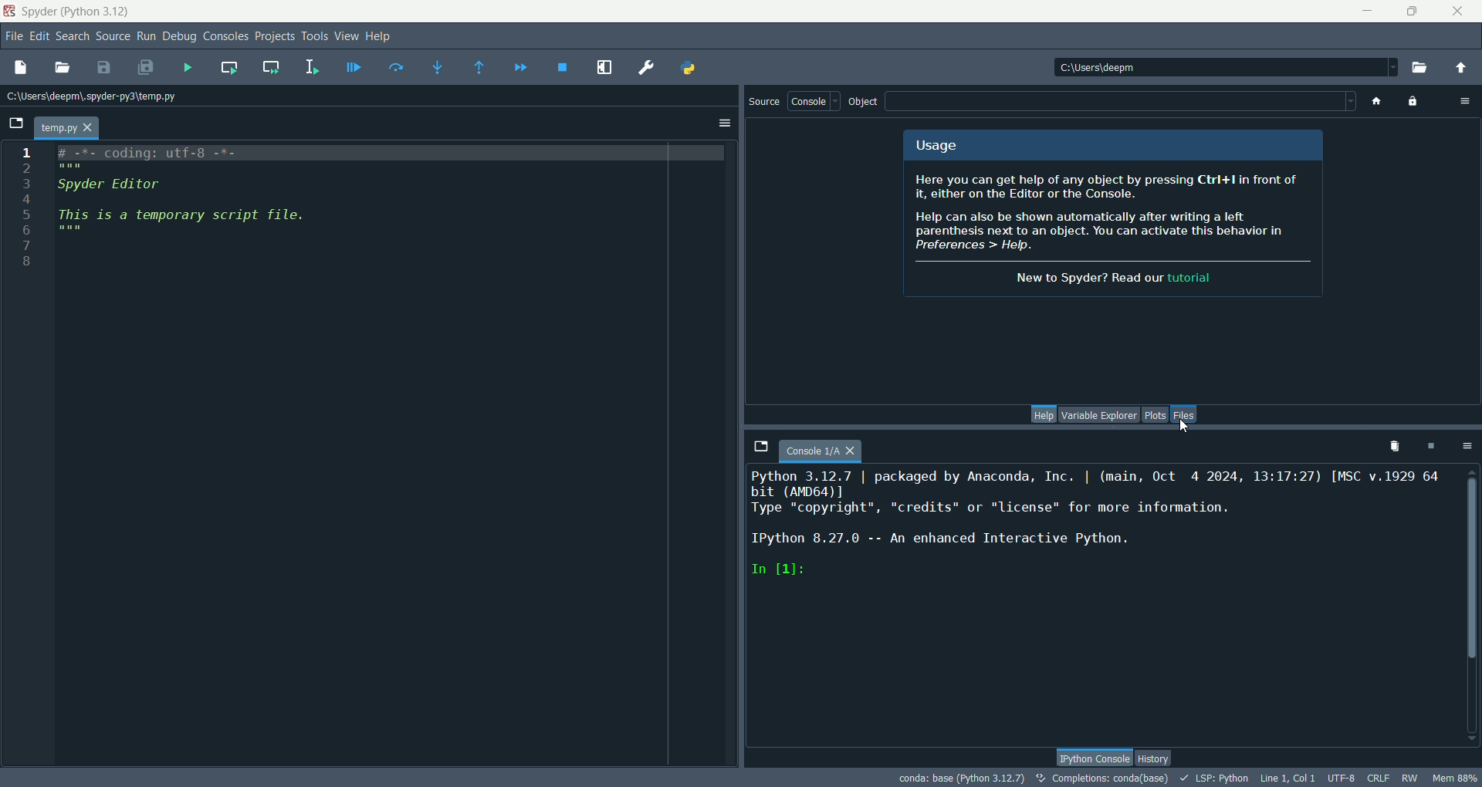 Image resolution: width=1482 pixels, height=787 pixels. Describe the element at coordinates (1412, 10) in the screenshot. I see `maximize` at that location.